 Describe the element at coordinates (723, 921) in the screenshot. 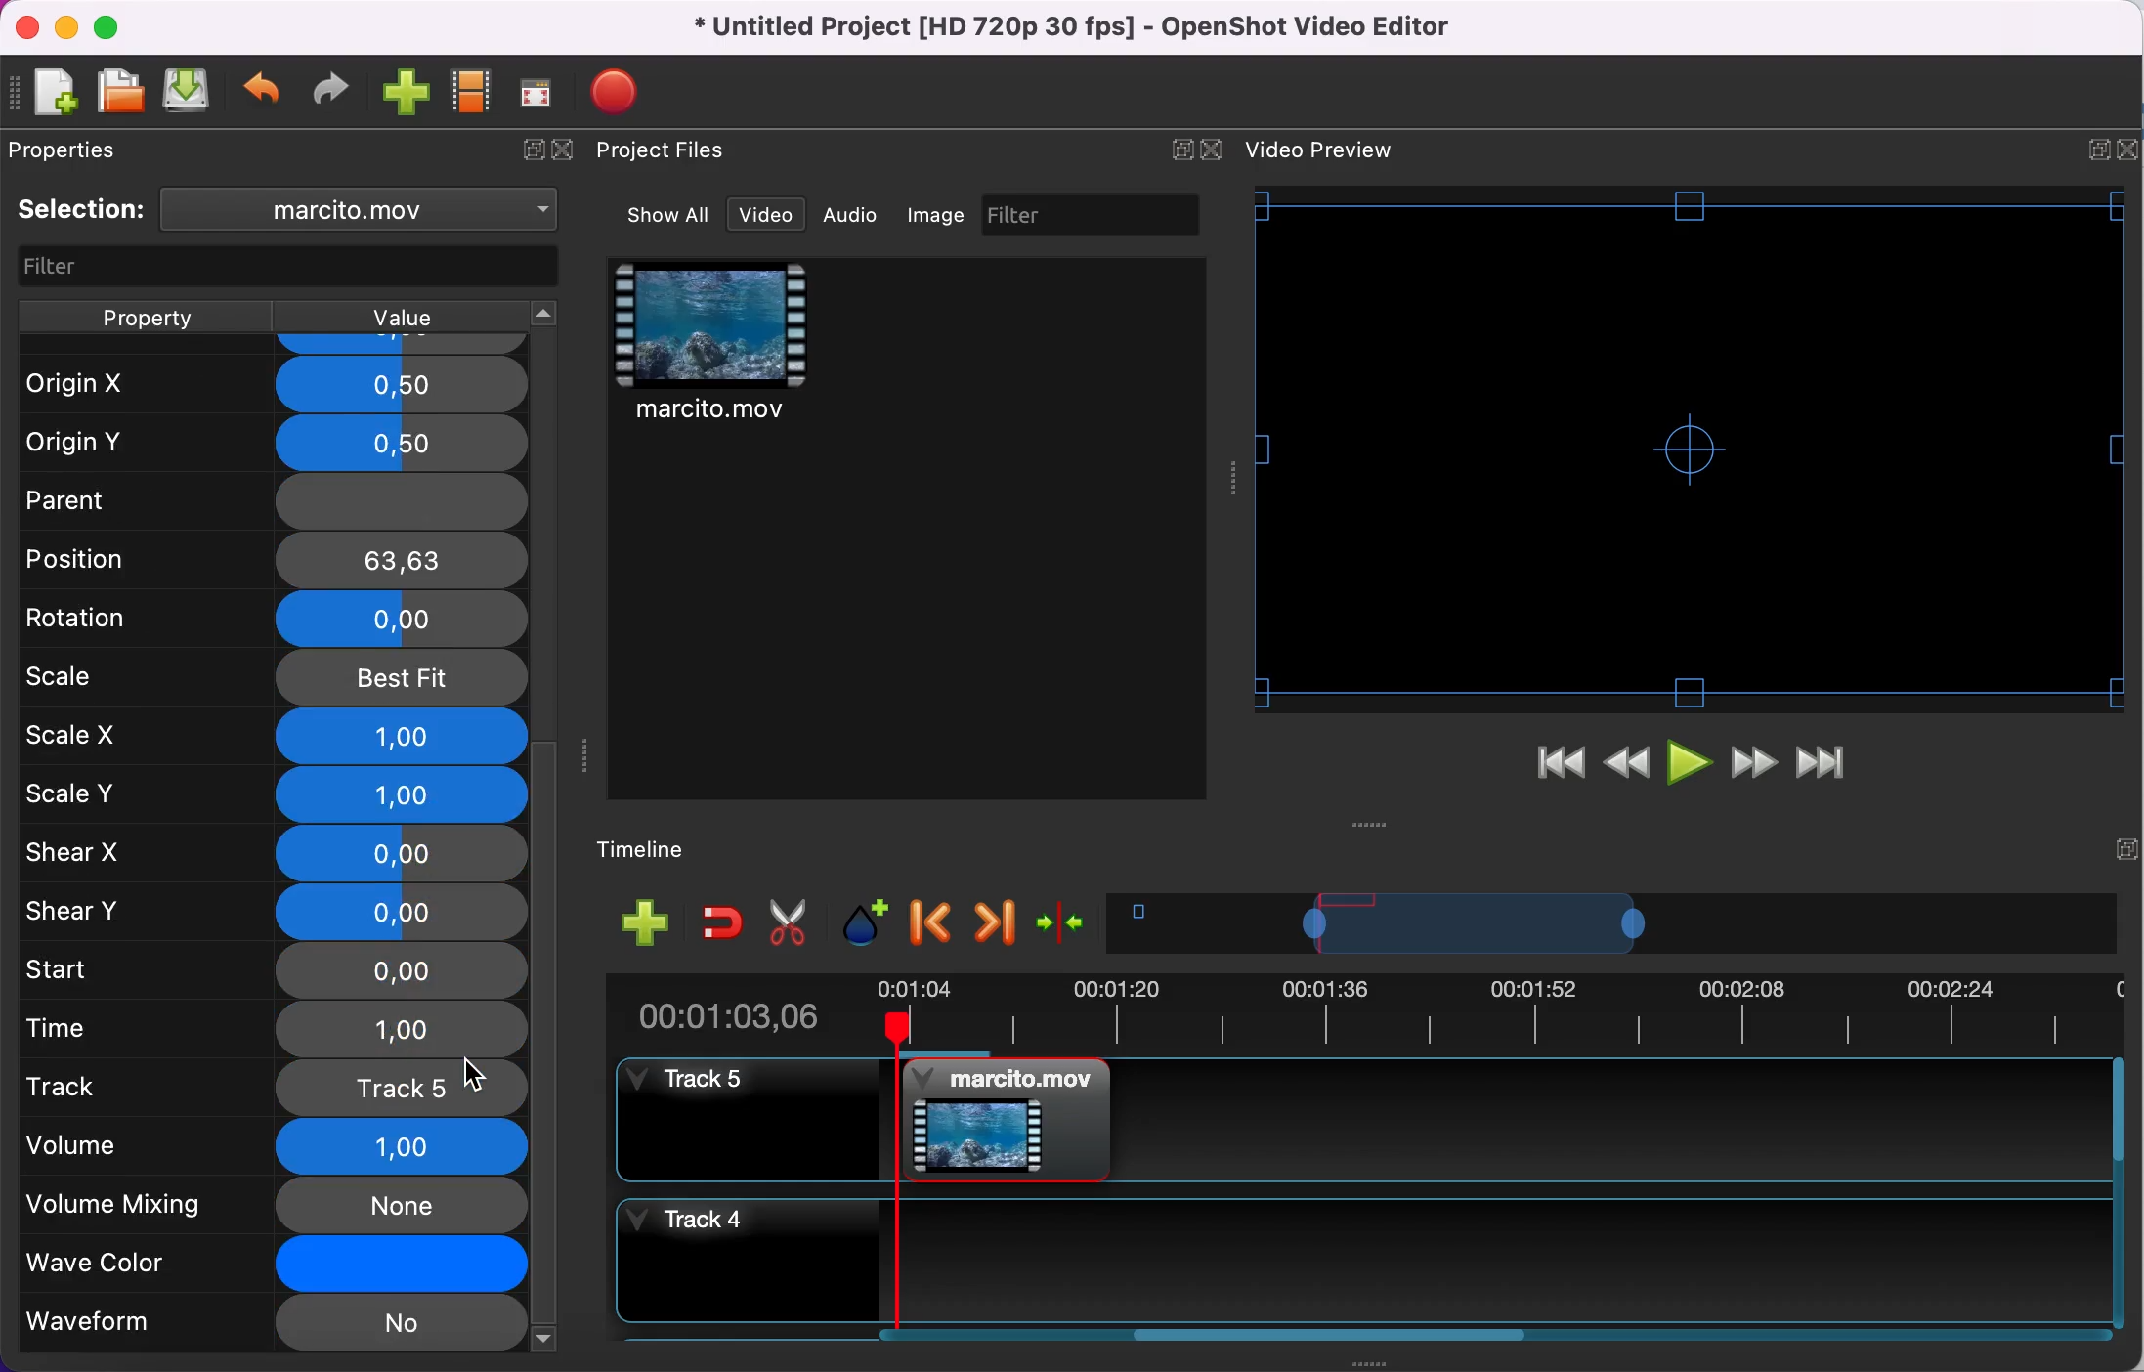

I see `enable snapping` at that location.